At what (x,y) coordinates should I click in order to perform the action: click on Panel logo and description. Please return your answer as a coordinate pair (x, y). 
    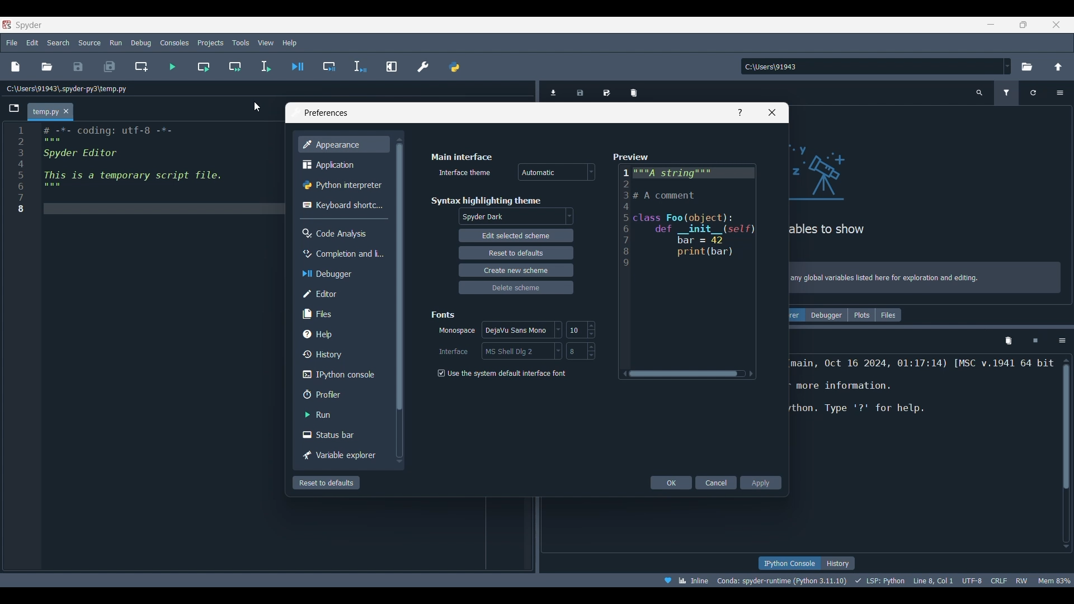
    Looking at the image, I should click on (931, 206).